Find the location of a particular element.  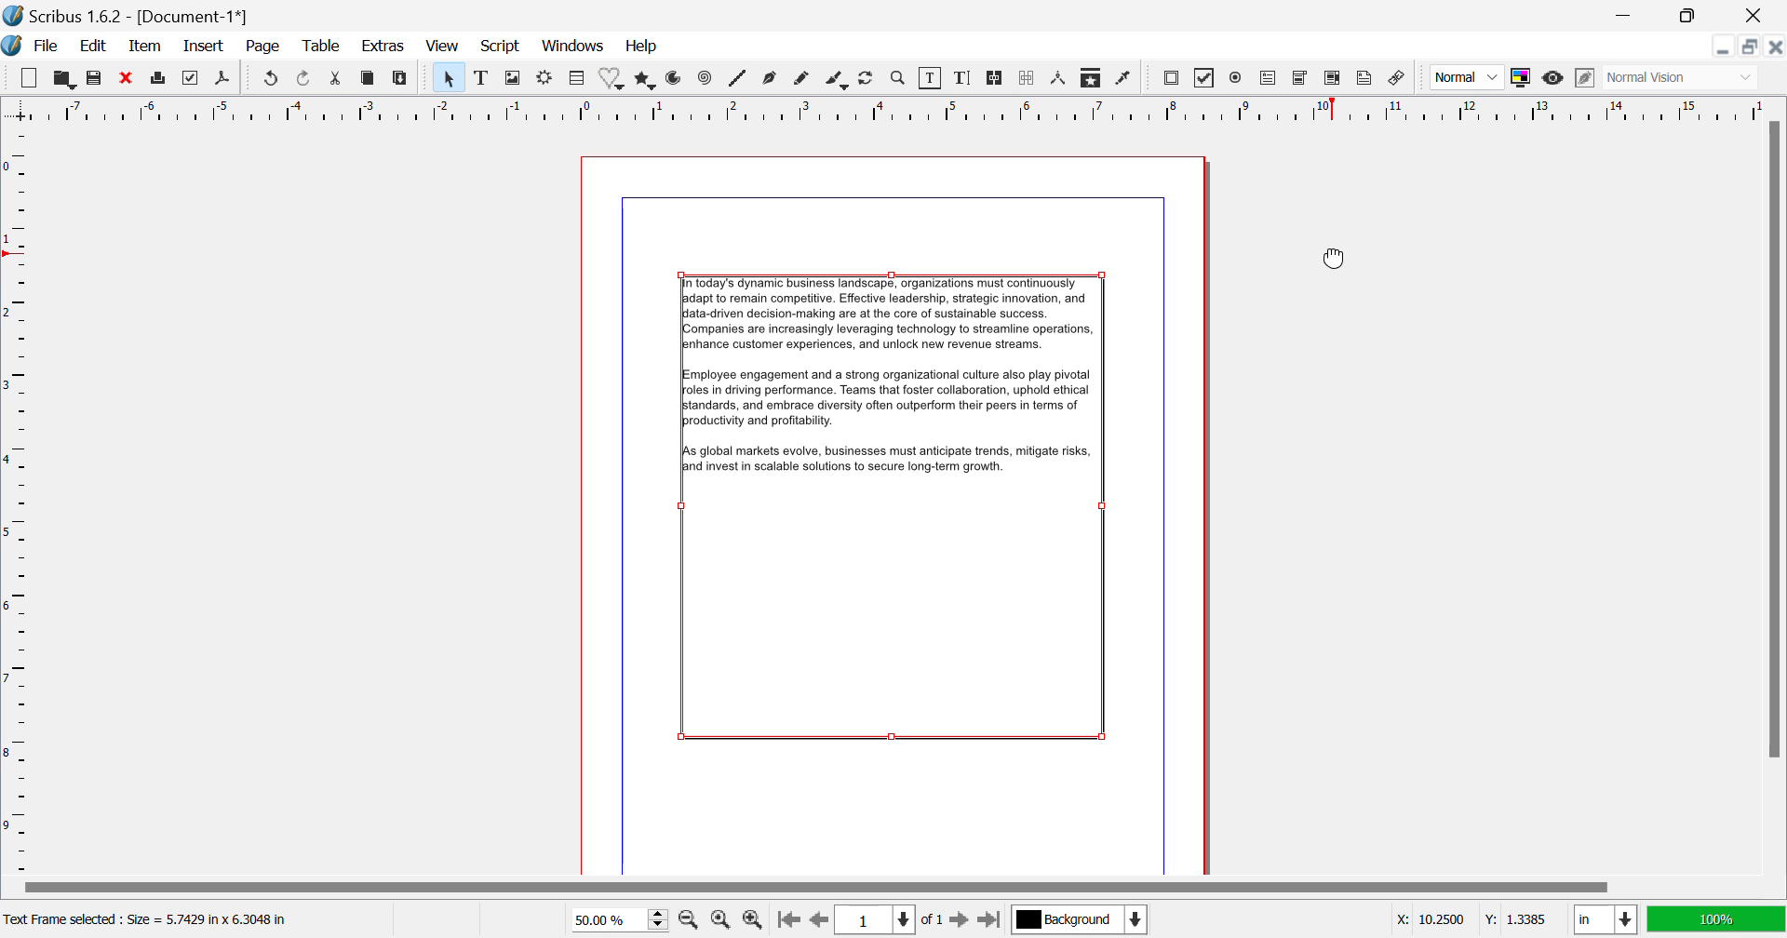

Zoom 50% is located at coordinates (618, 918).